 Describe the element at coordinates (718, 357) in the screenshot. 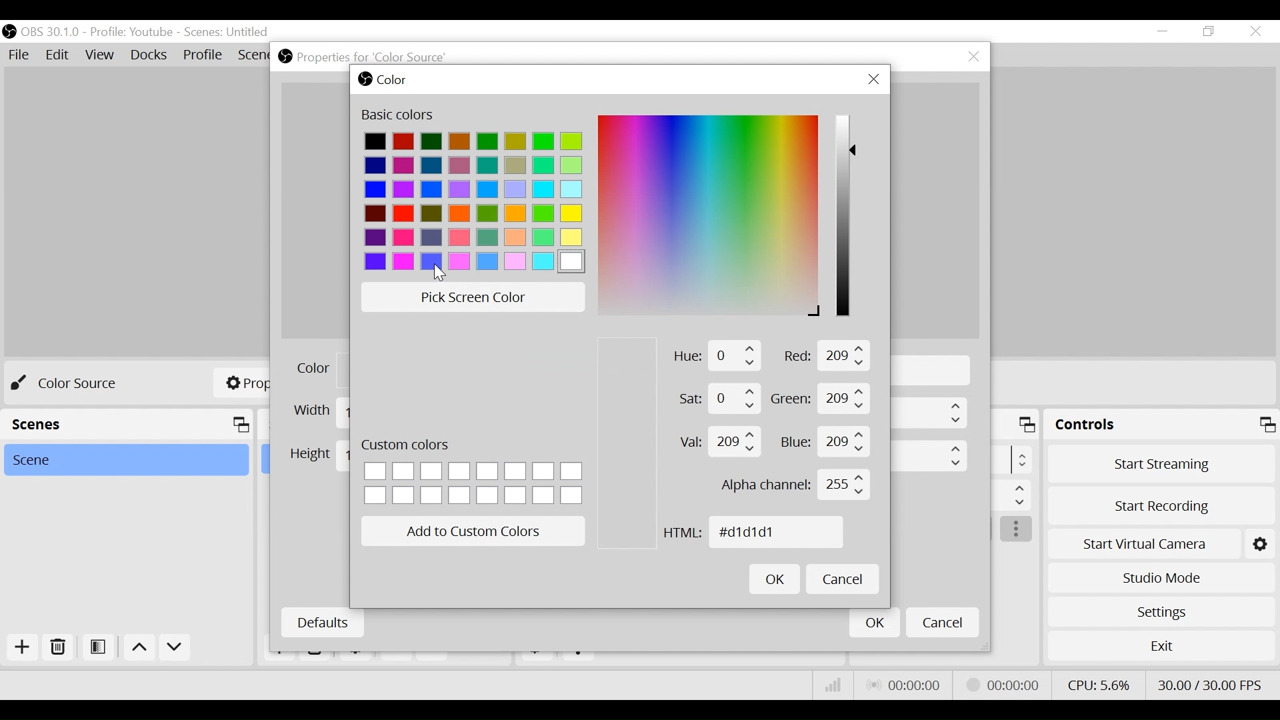

I see `Hue` at that location.